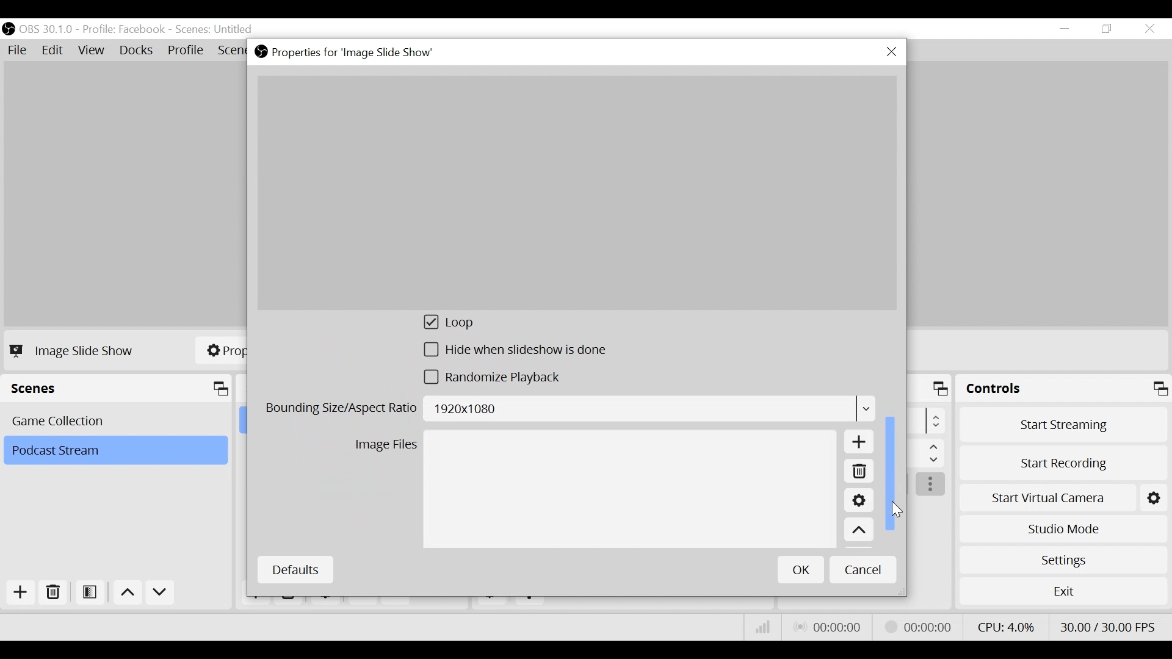 This screenshot has width=1172, height=659. Describe the element at coordinates (1063, 495) in the screenshot. I see `Start Virtual Camera` at that location.